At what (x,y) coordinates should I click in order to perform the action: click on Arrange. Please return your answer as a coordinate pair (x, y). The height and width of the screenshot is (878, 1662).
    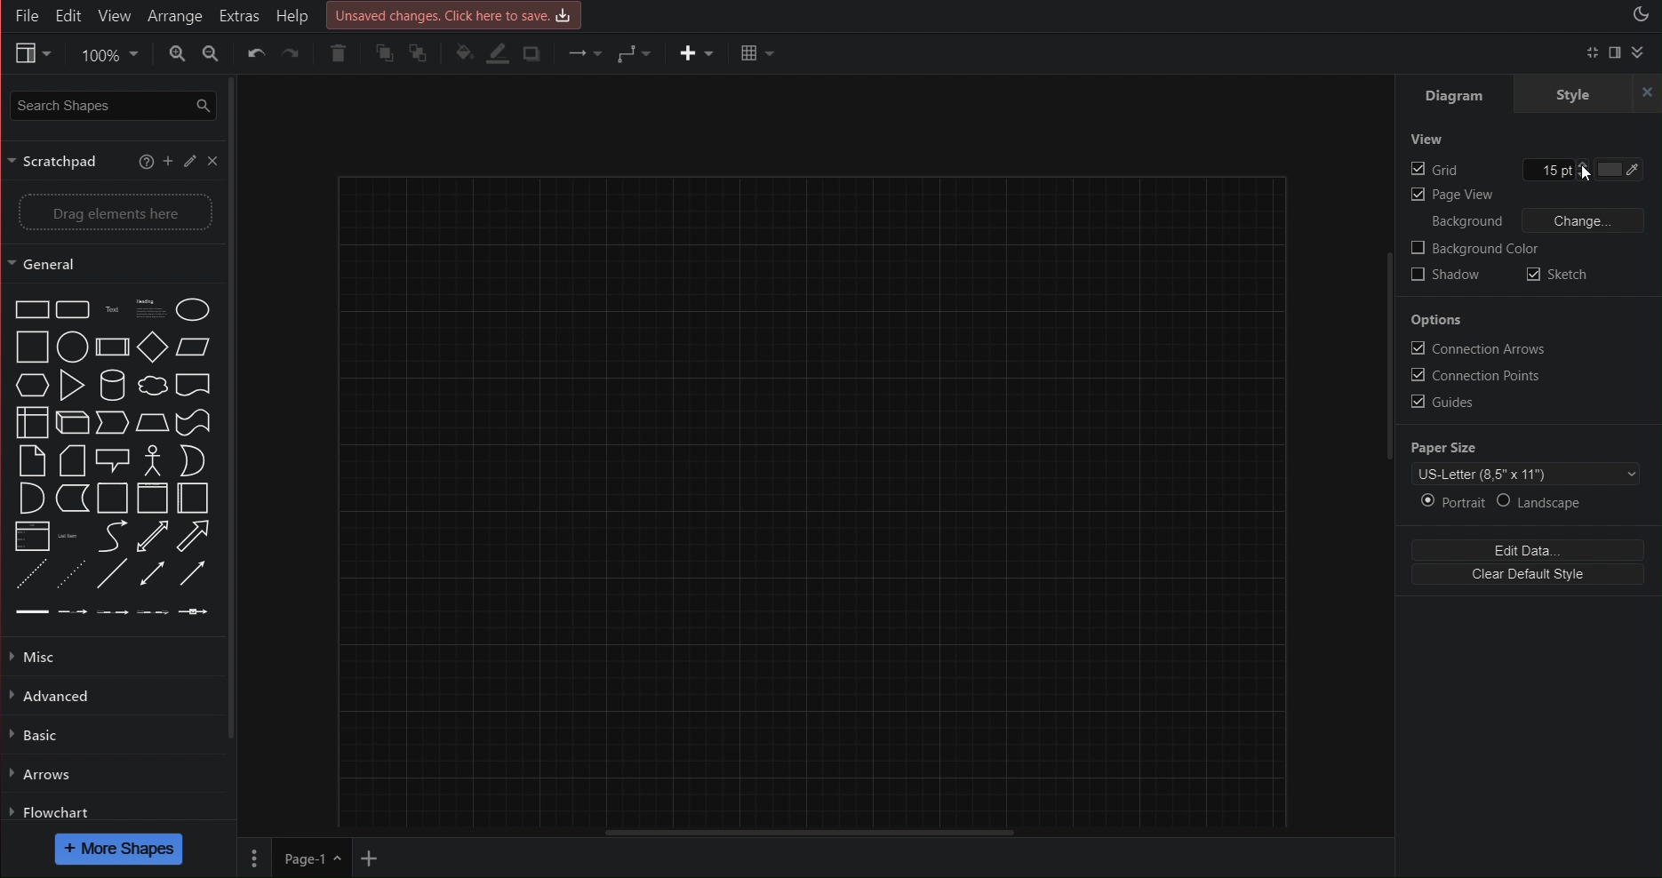
    Looking at the image, I should click on (174, 14).